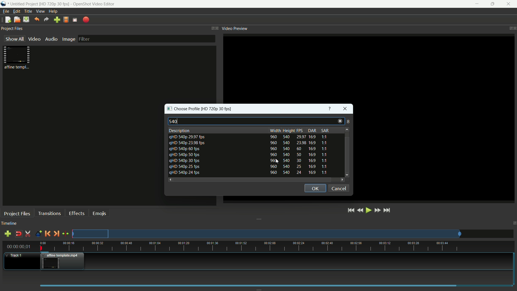  What do you see at coordinates (47, 19) in the screenshot?
I see `redo` at bounding box center [47, 19].